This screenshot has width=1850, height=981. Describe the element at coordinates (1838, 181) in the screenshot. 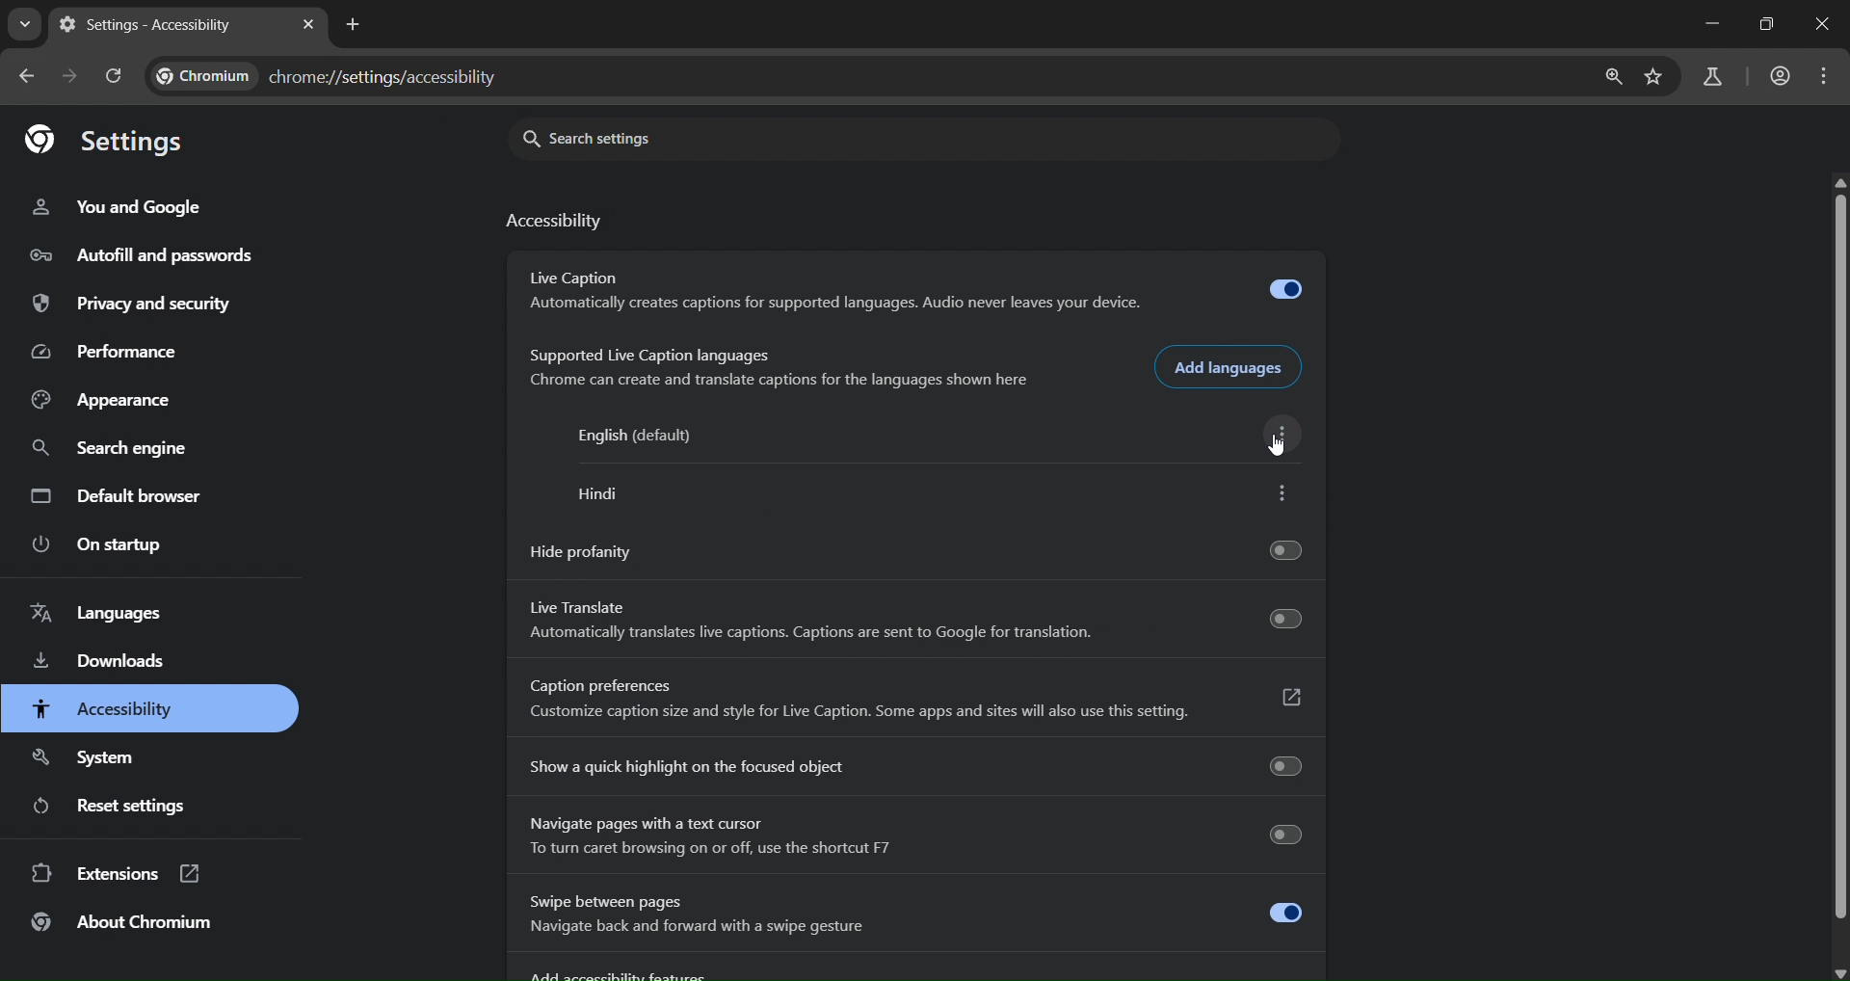

I see `scroll up ` at that location.